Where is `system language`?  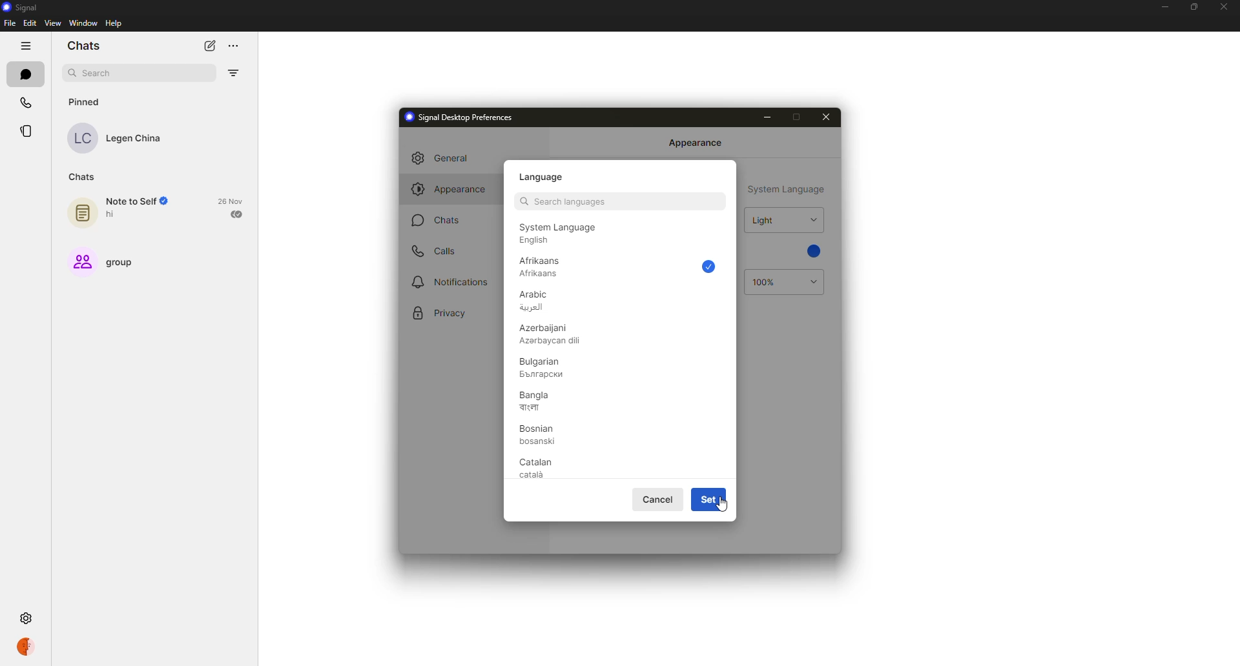
system language is located at coordinates (787, 189).